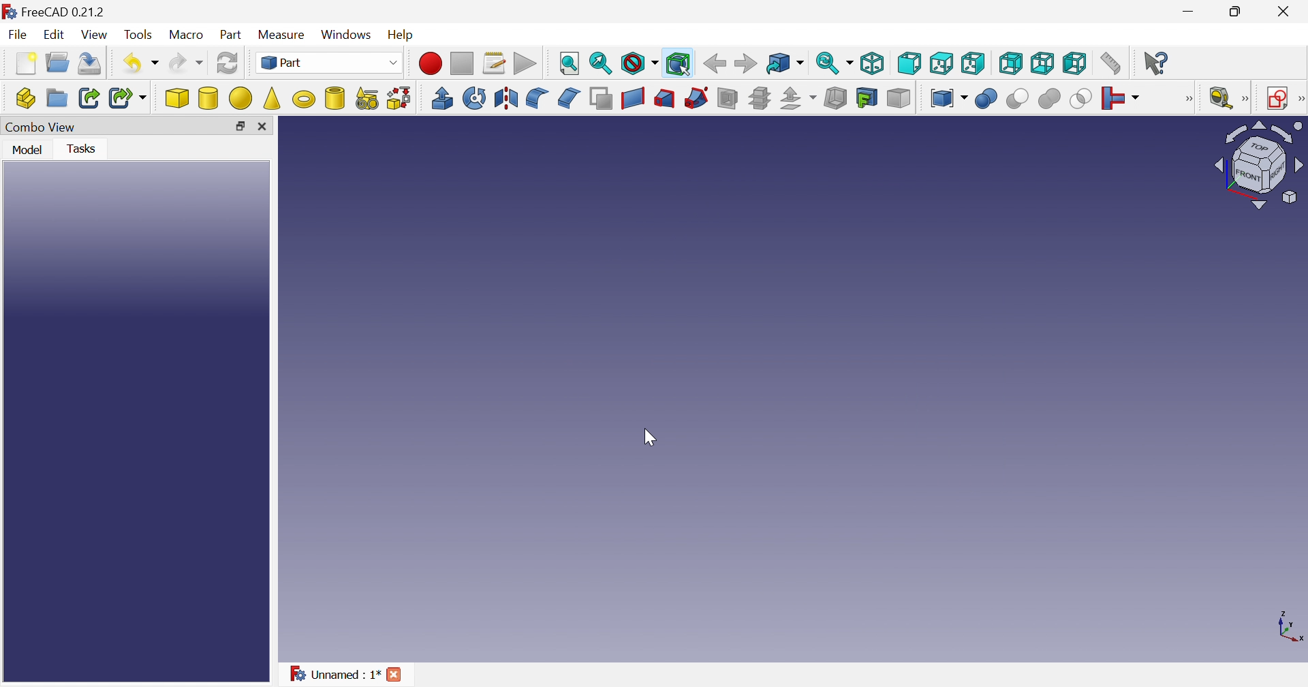  I want to click on Help, so click(404, 33).